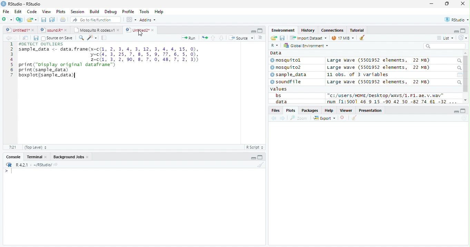 The image size is (470, 247). What do you see at coordinates (20, 30) in the screenshot?
I see `Untitied1*` at bounding box center [20, 30].